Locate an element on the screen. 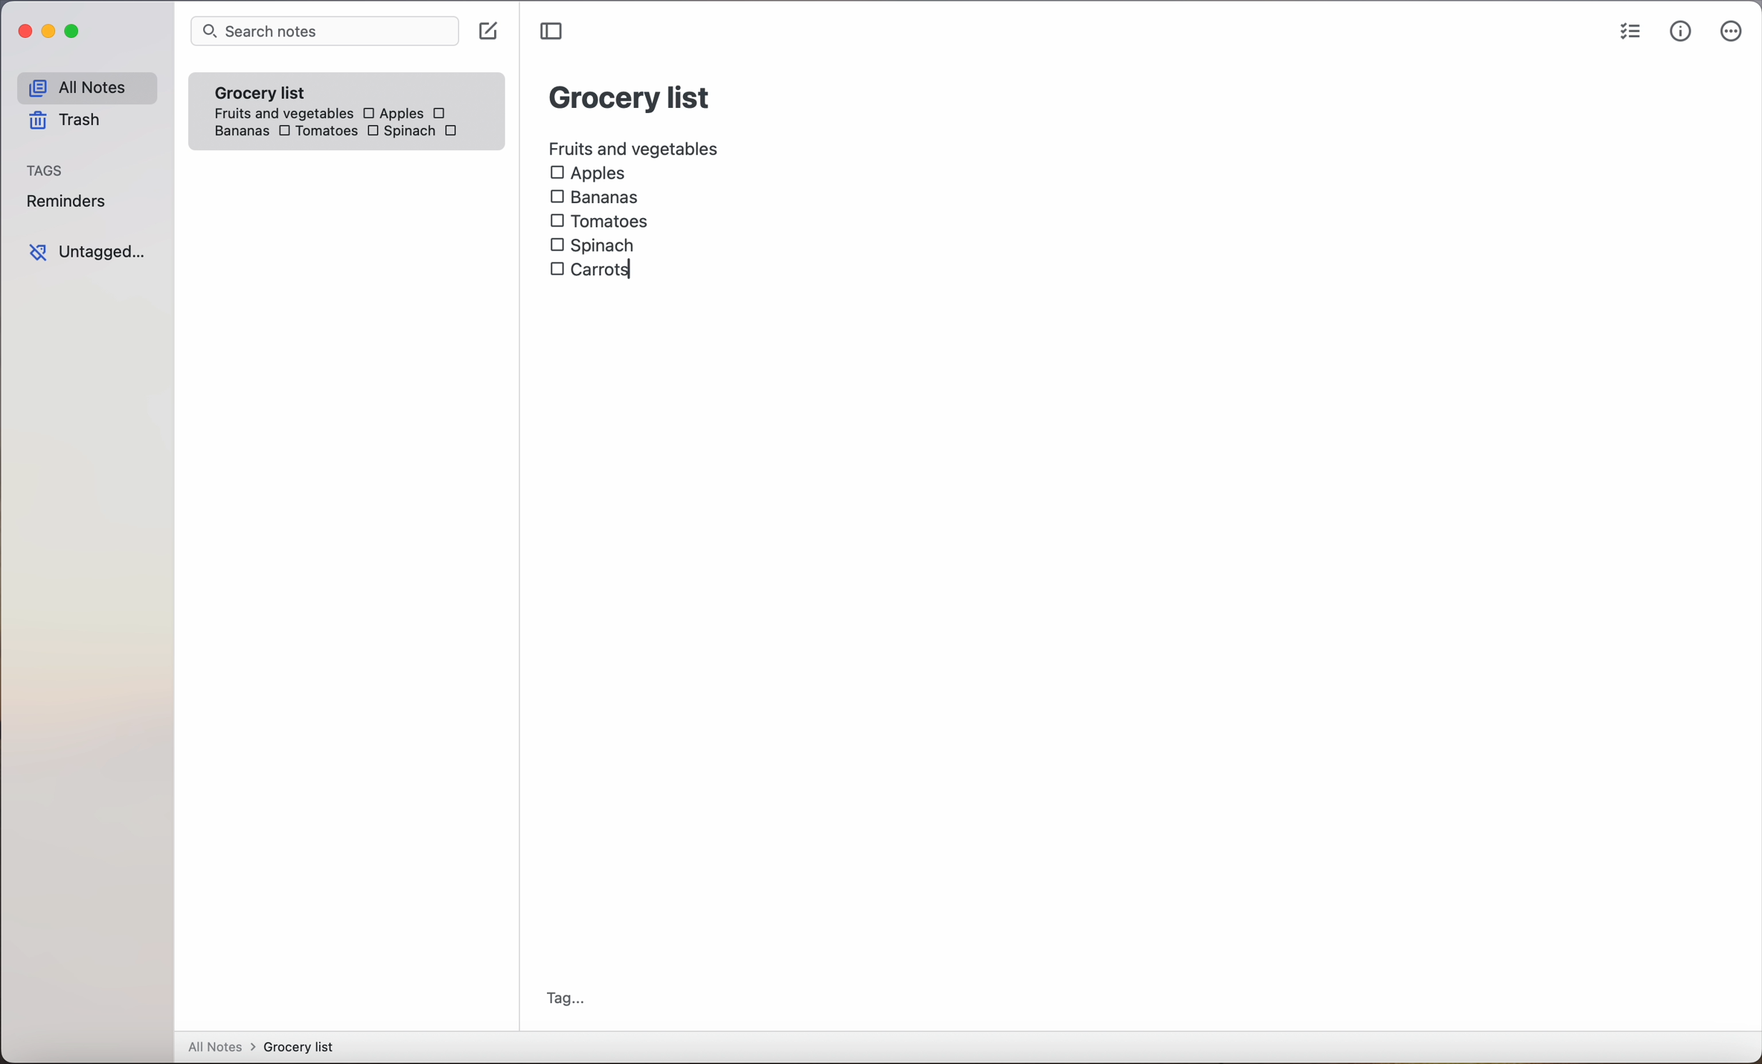  search bar is located at coordinates (324, 32).